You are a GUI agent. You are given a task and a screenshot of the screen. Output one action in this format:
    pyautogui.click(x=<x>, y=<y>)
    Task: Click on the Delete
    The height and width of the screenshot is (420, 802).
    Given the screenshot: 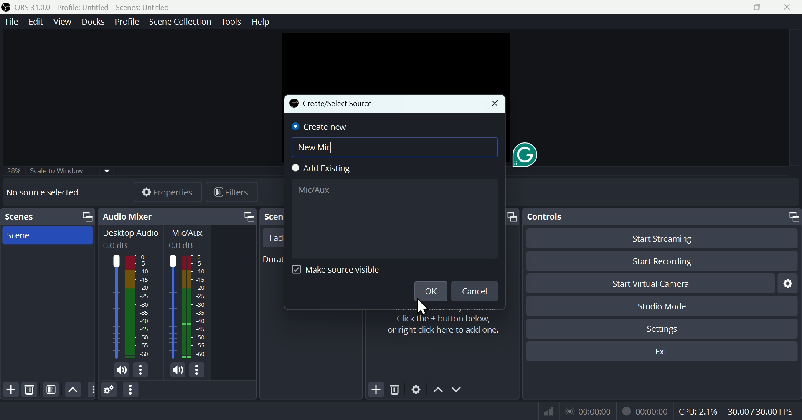 What is the action you would take?
    pyautogui.click(x=396, y=391)
    